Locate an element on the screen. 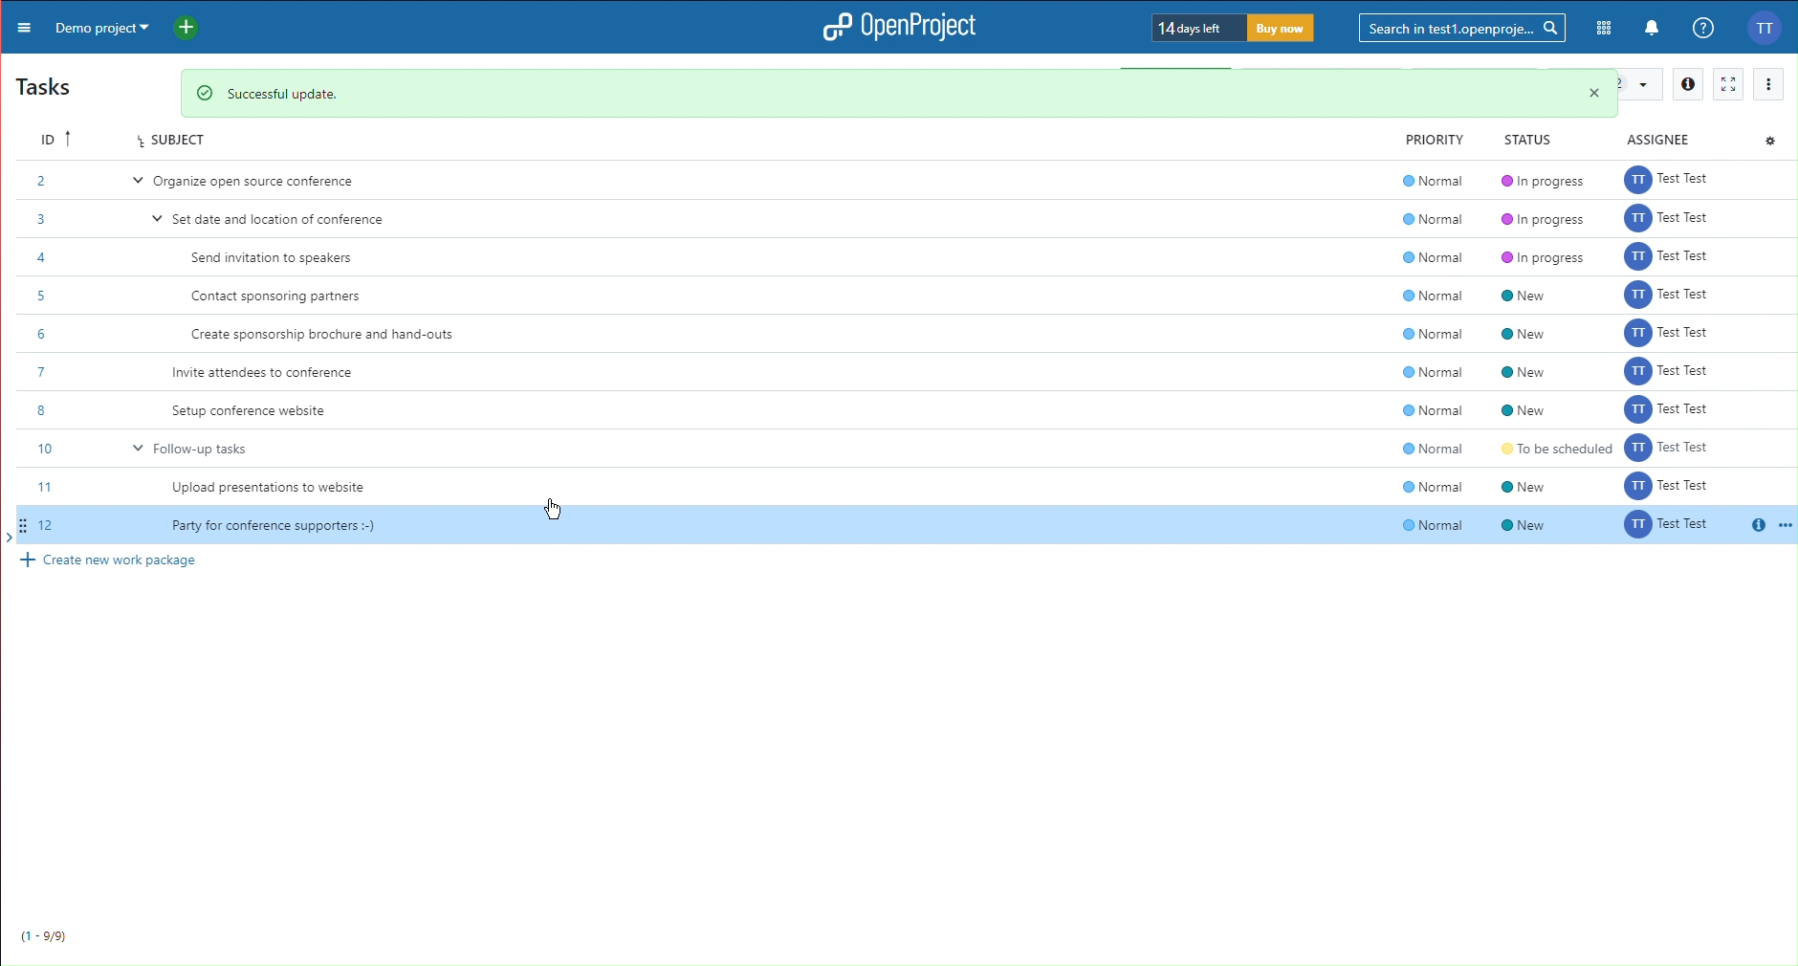 The image size is (1798, 966). info is located at coordinates (1687, 84).